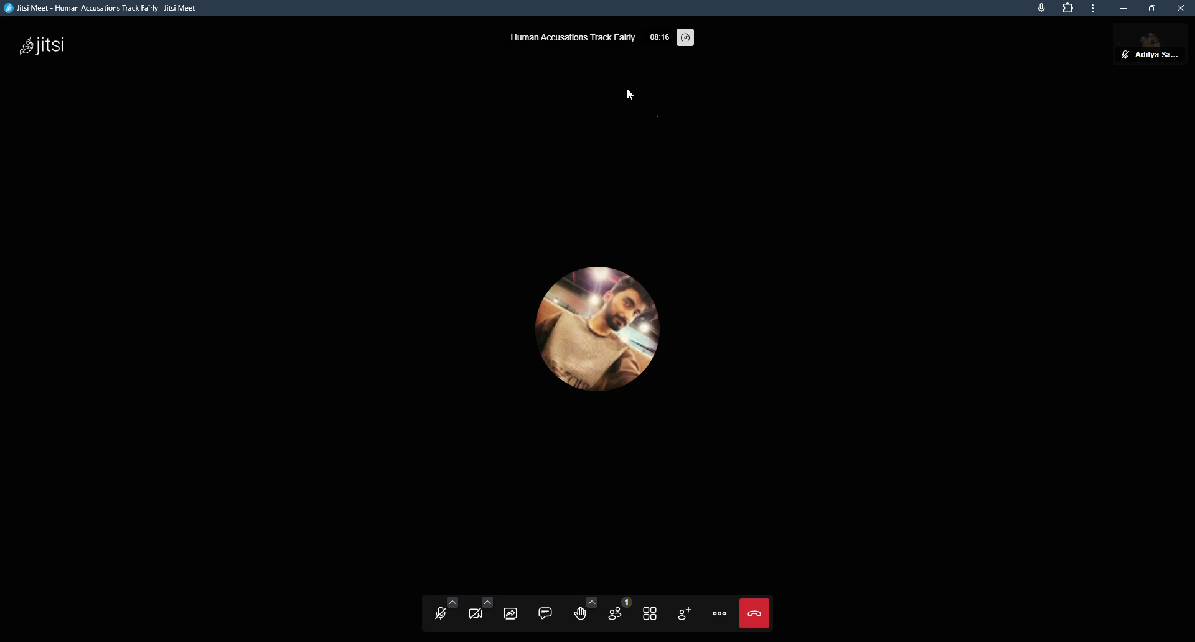 The width and height of the screenshot is (1195, 642). I want to click on muted, so click(1143, 43).